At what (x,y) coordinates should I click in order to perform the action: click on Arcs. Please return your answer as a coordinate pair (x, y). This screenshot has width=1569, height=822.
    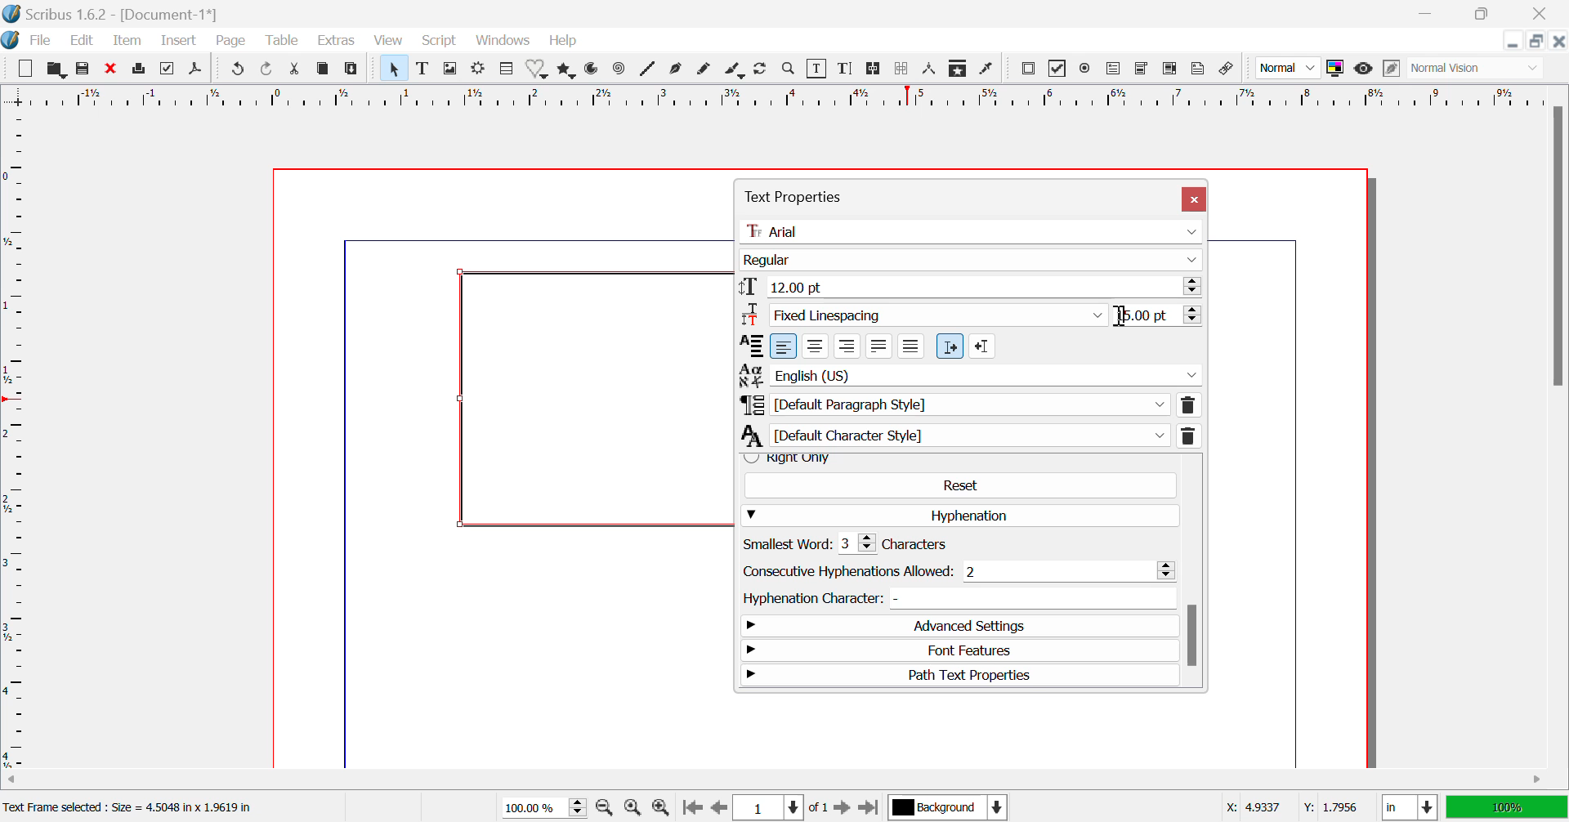
    Looking at the image, I should click on (594, 71).